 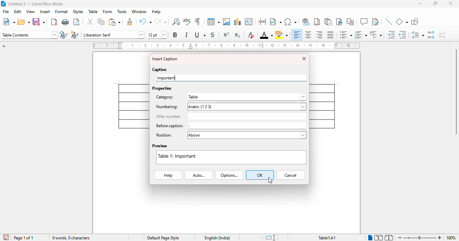 What do you see at coordinates (232, 157) in the screenshot?
I see `change in preview box` at bounding box center [232, 157].